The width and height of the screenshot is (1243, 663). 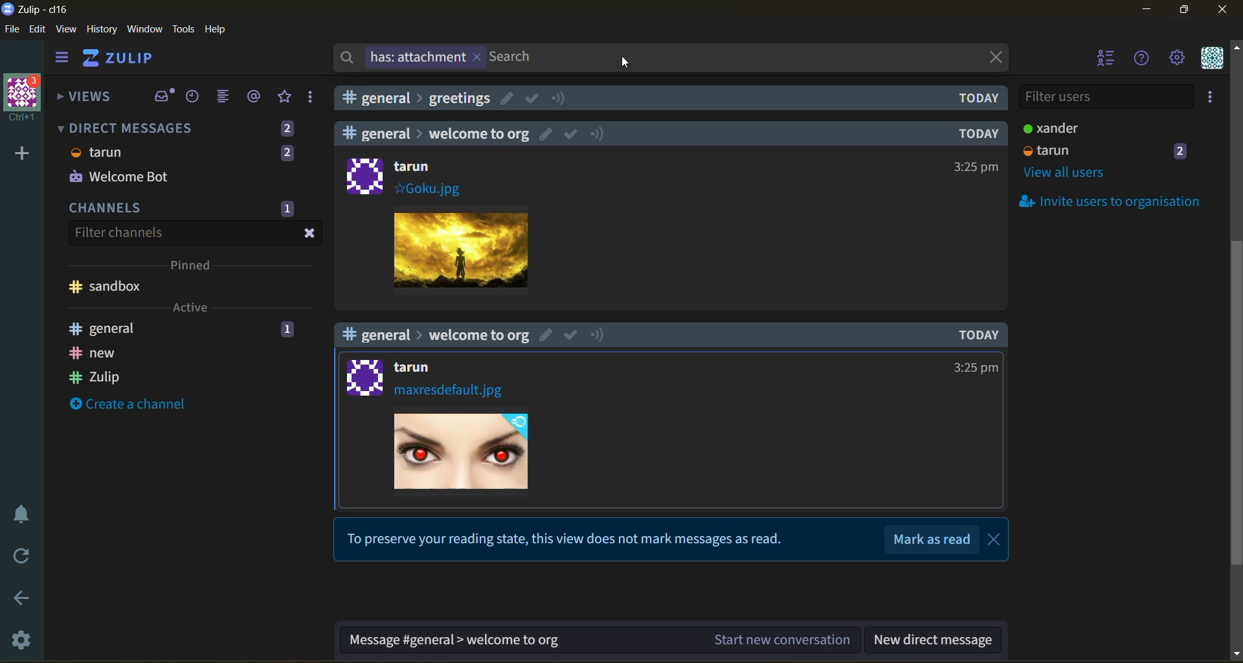 What do you see at coordinates (1187, 10) in the screenshot?
I see `maximize` at bounding box center [1187, 10].